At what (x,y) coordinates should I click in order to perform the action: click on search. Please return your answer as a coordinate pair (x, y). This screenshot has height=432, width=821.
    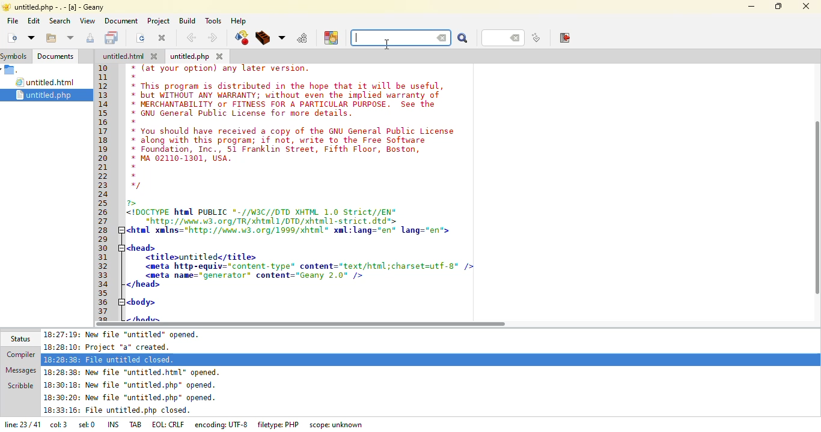
    Looking at the image, I should click on (60, 21).